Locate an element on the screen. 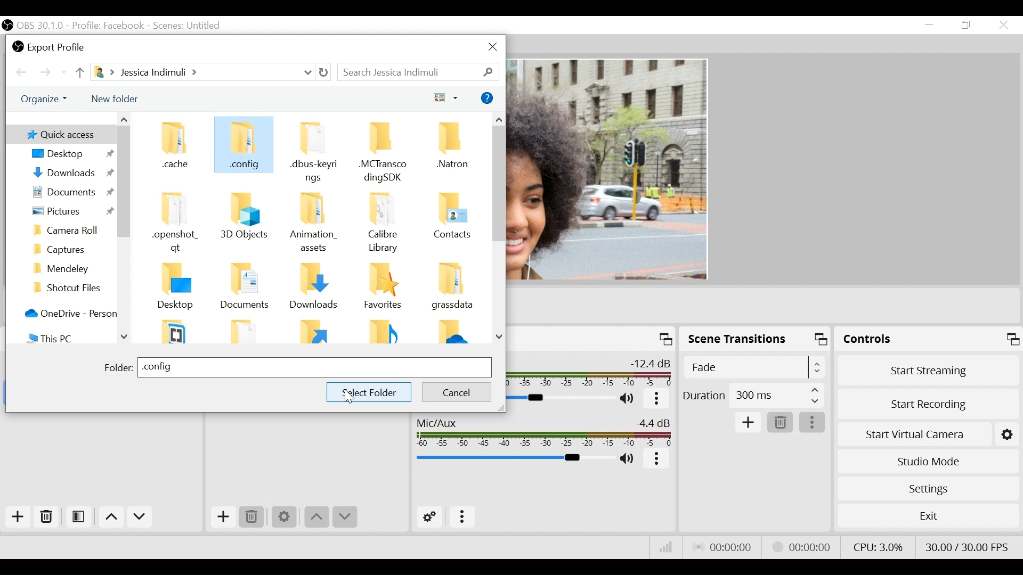  Start Virtual Camera is located at coordinates (929, 435).